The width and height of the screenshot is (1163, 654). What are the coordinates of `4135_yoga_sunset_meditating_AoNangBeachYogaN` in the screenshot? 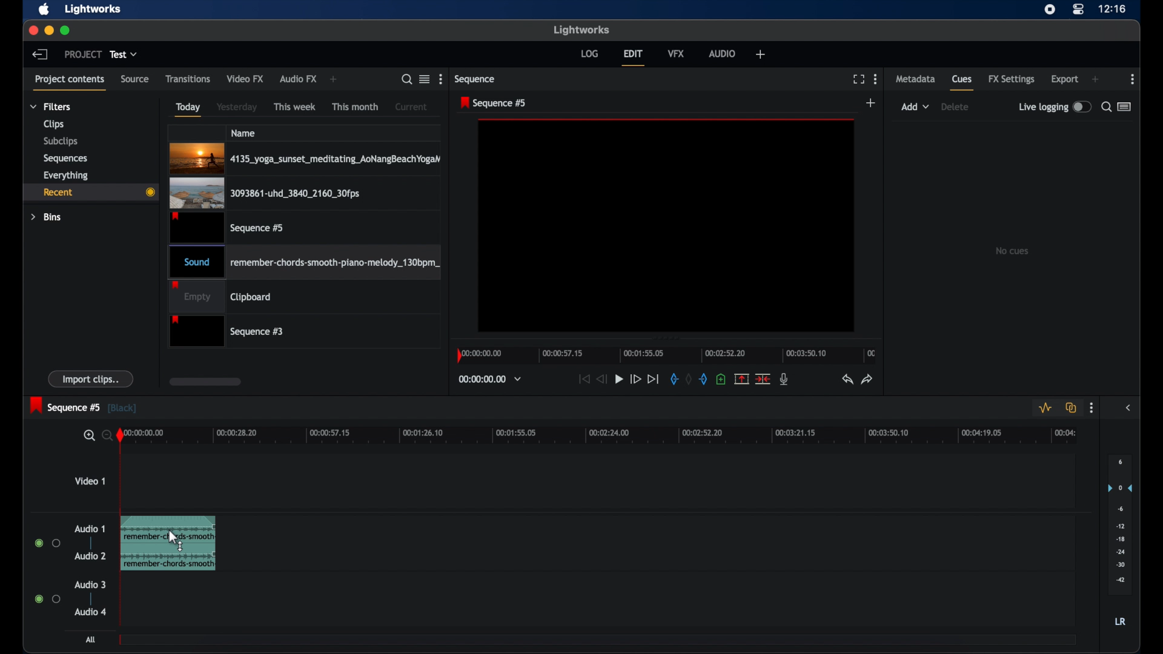 It's located at (306, 157).